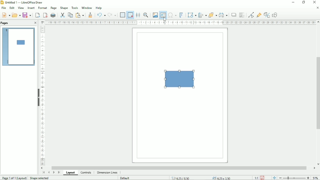  I want to click on 6.25x3.50, so click(221, 177).